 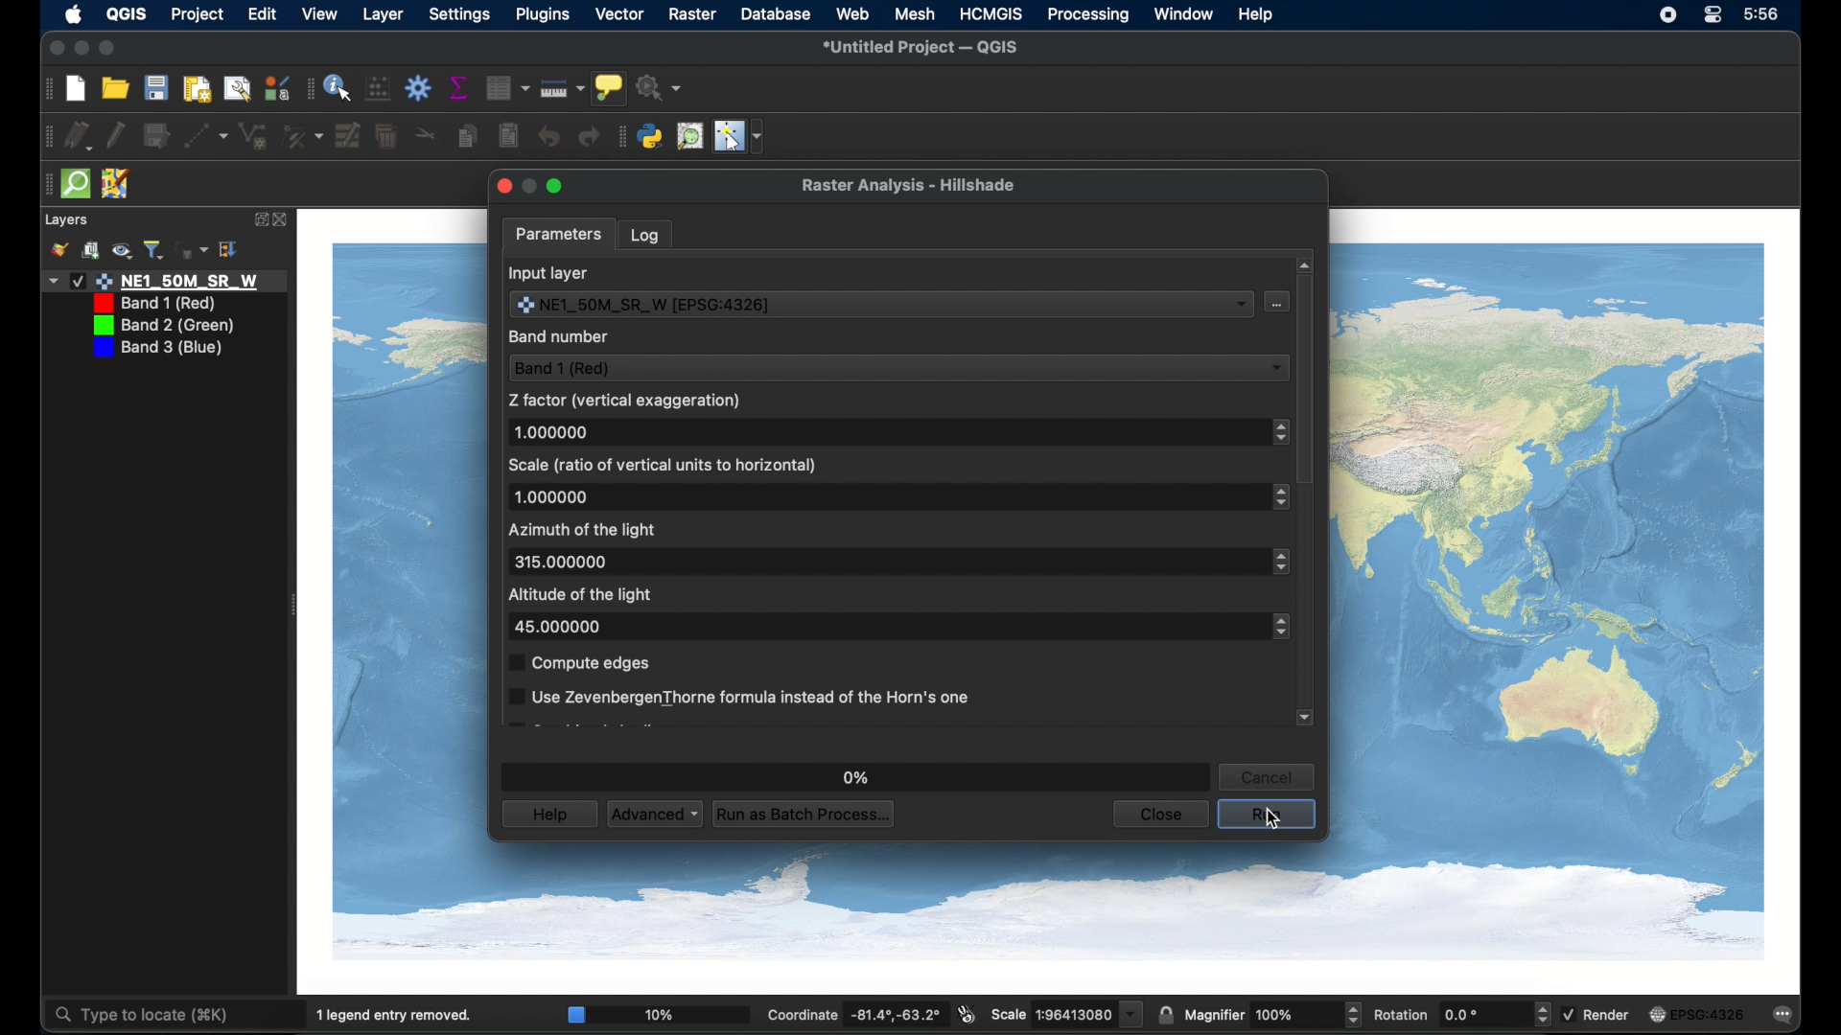 What do you see at coordinates (610, 87) in the screenshot?
I see `show map tips` at bounding box center [610, 87].